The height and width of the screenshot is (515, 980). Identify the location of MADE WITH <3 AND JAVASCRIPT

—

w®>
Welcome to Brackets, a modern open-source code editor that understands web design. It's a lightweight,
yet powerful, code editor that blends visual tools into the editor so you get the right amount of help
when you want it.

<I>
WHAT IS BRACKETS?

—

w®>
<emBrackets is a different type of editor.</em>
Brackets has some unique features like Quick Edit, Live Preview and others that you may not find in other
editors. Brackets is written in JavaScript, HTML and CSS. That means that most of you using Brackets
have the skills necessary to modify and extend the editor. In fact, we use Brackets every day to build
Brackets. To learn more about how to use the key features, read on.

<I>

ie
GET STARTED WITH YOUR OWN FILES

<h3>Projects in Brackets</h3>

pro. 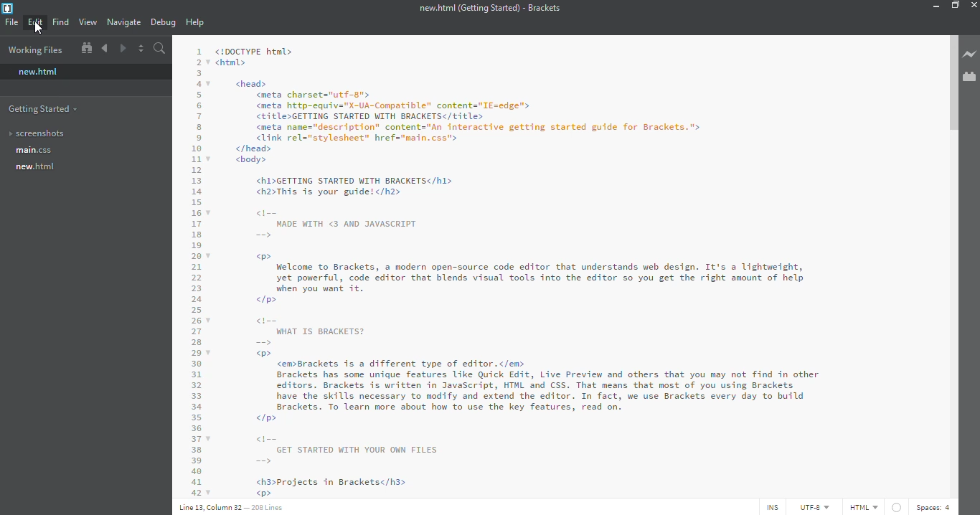
(549, 351).